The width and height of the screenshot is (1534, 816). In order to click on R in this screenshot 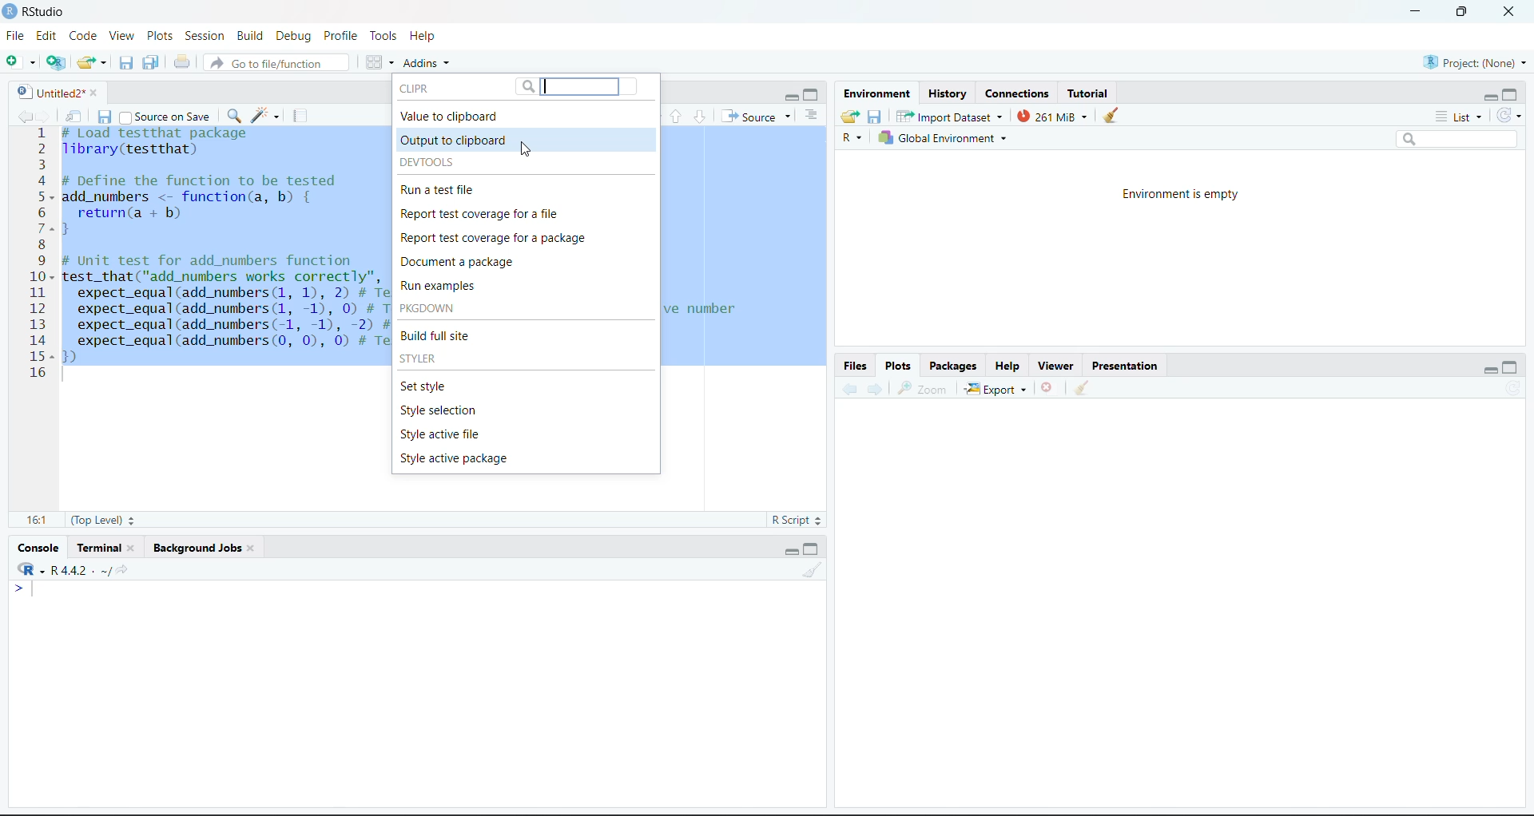, I will do `click(849, 137)`.